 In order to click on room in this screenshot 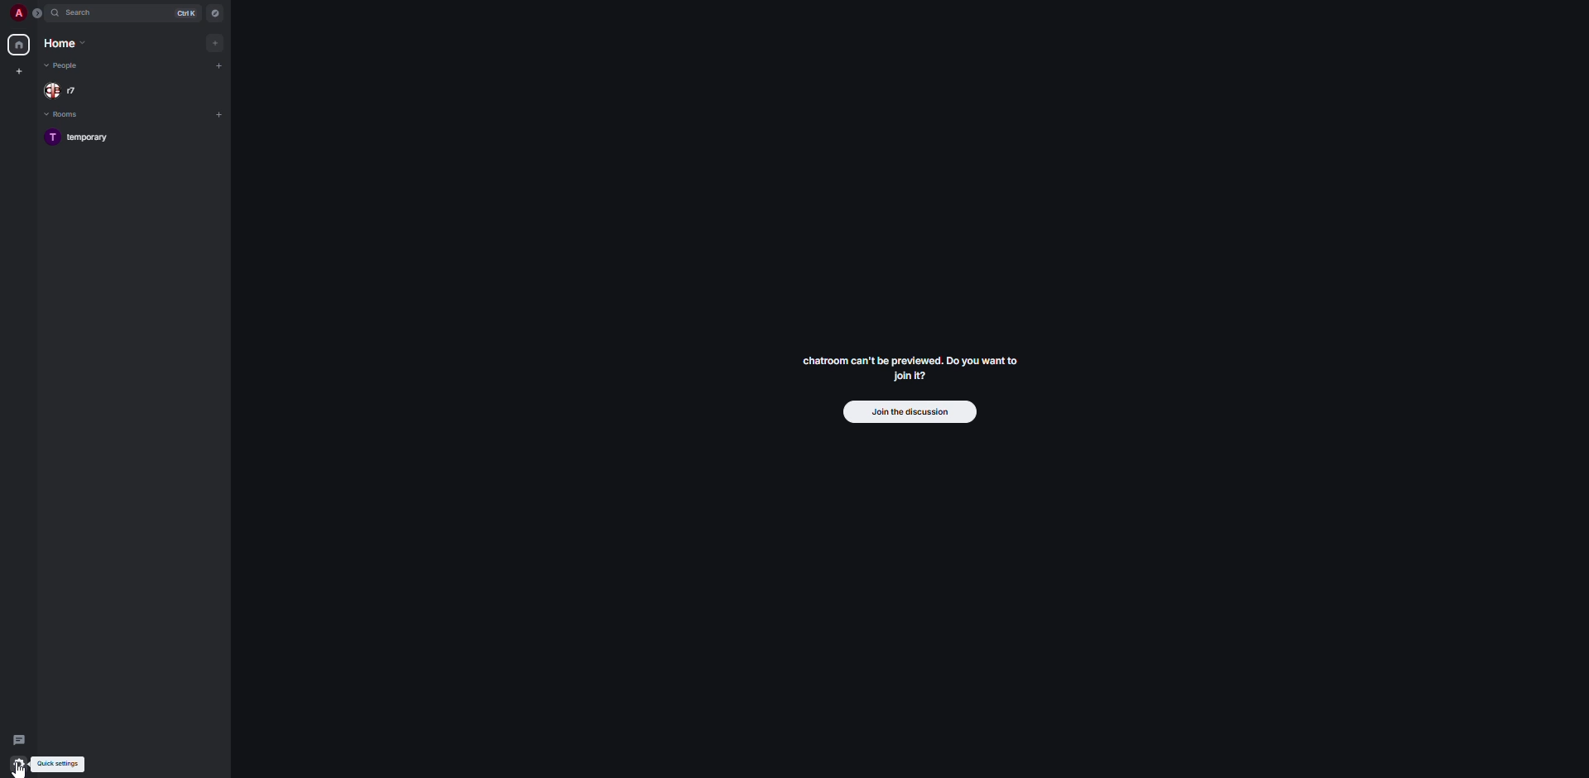, I will do `click(85, 138)`.